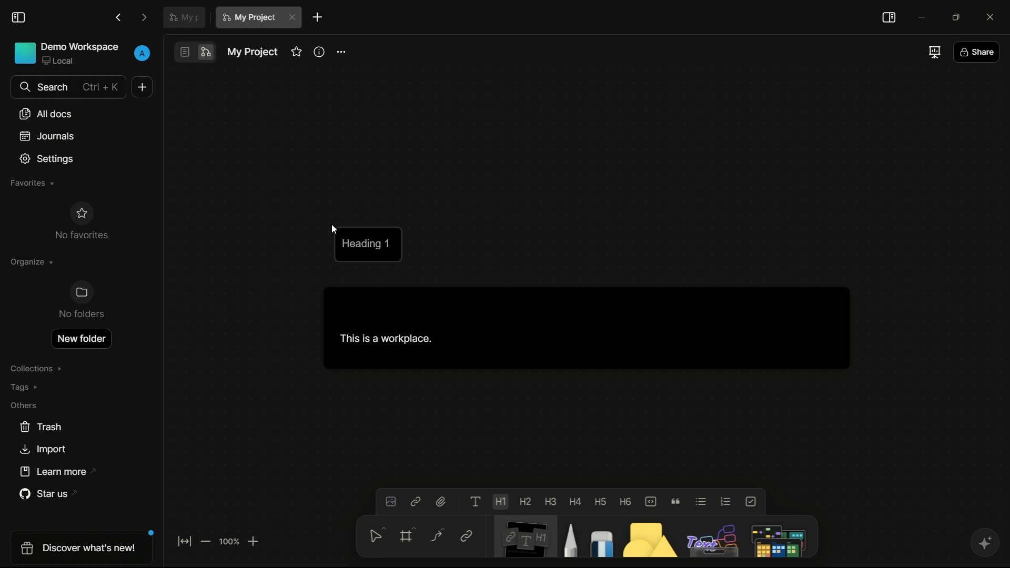 Image resolution: width=1010 pixels, height=568 pixels. I want to click on more tools, so click(778, 537).